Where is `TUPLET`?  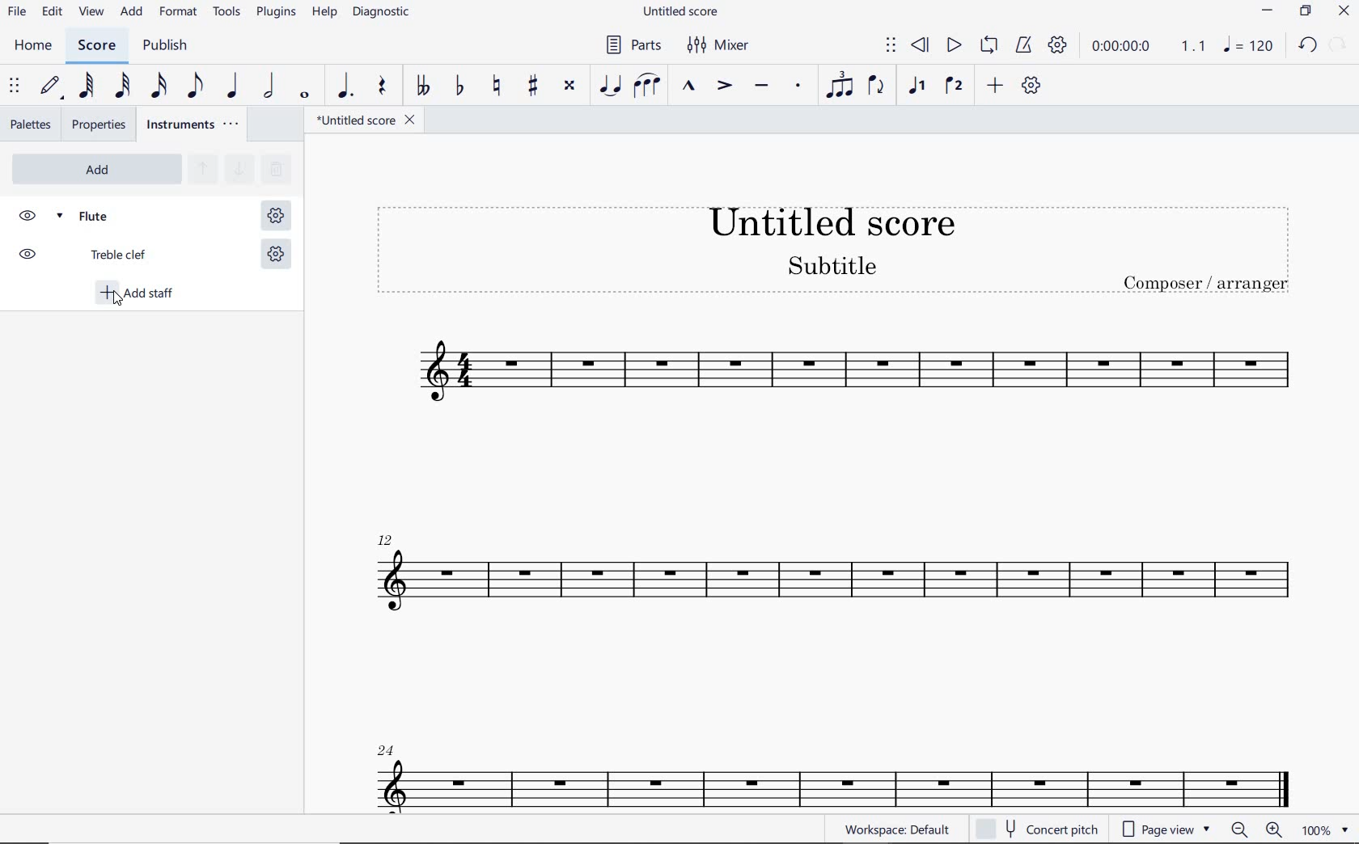
TUPLET is located at coordinates (835, 87).